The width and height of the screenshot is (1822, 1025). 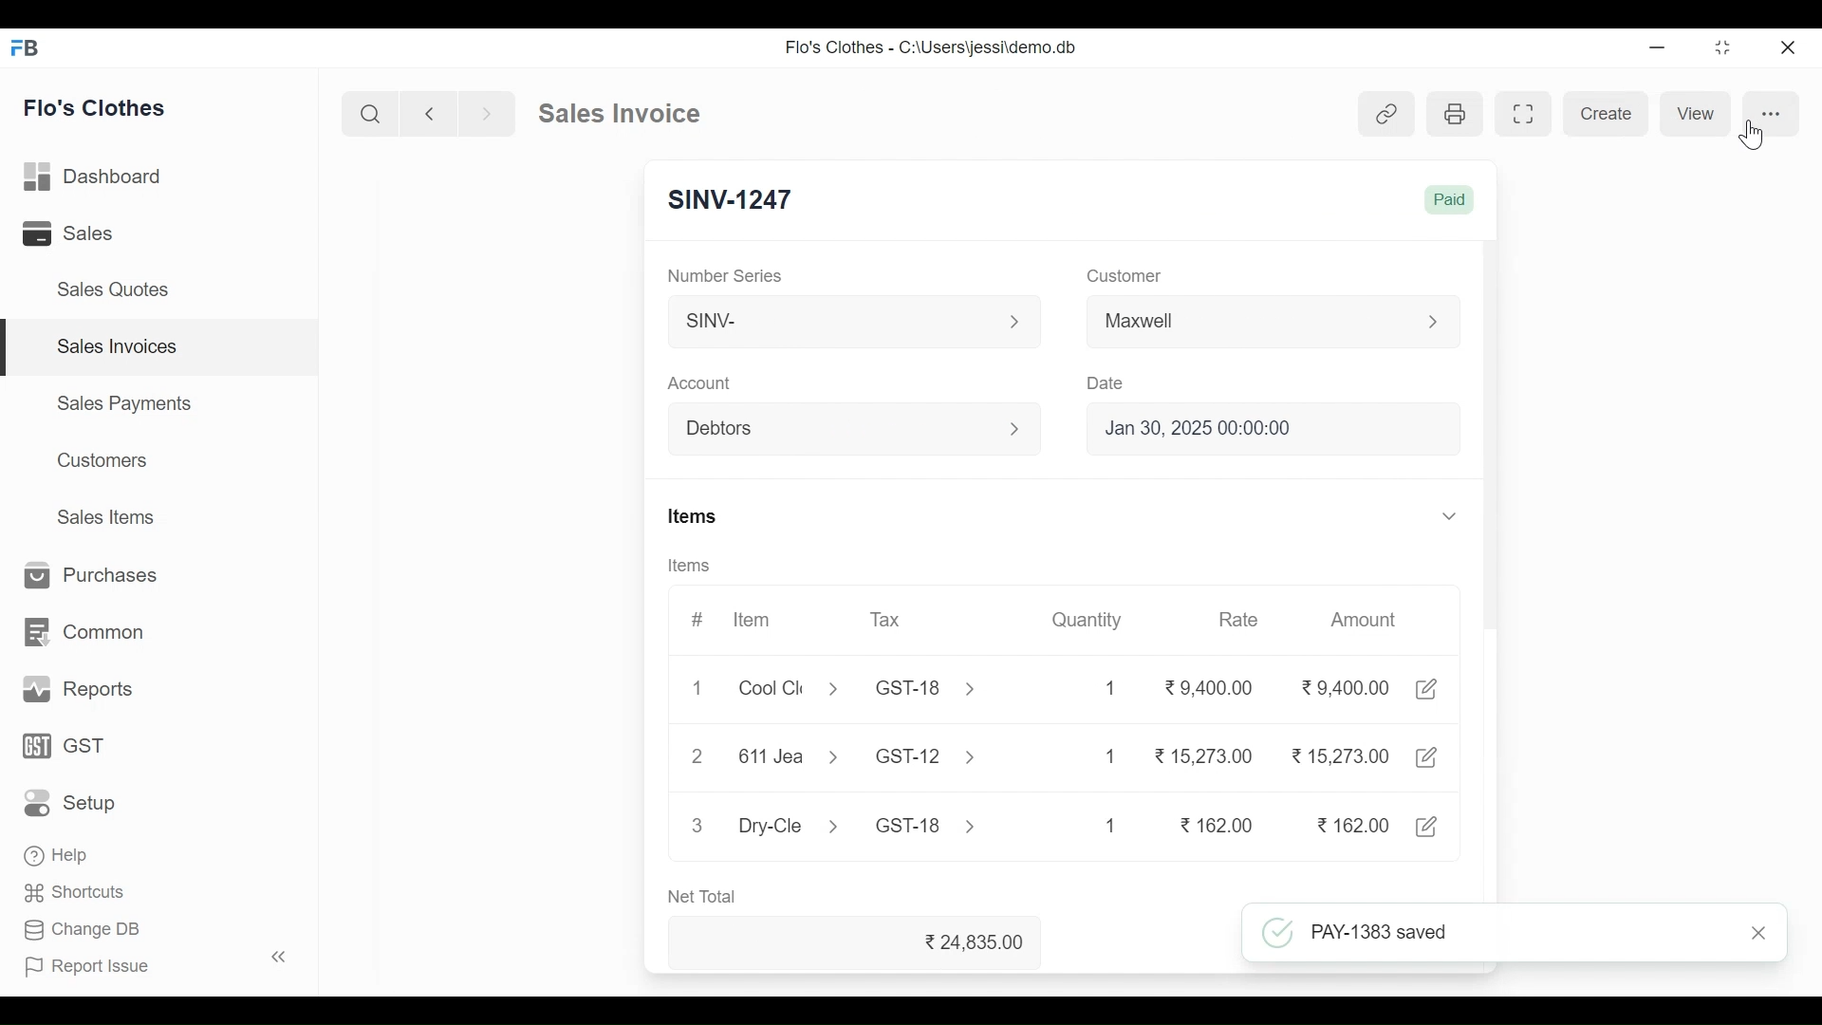 What do you see at coordinates (1108, 384) in the screenshot?
I see `Date` at bounding box center [1108, 384].